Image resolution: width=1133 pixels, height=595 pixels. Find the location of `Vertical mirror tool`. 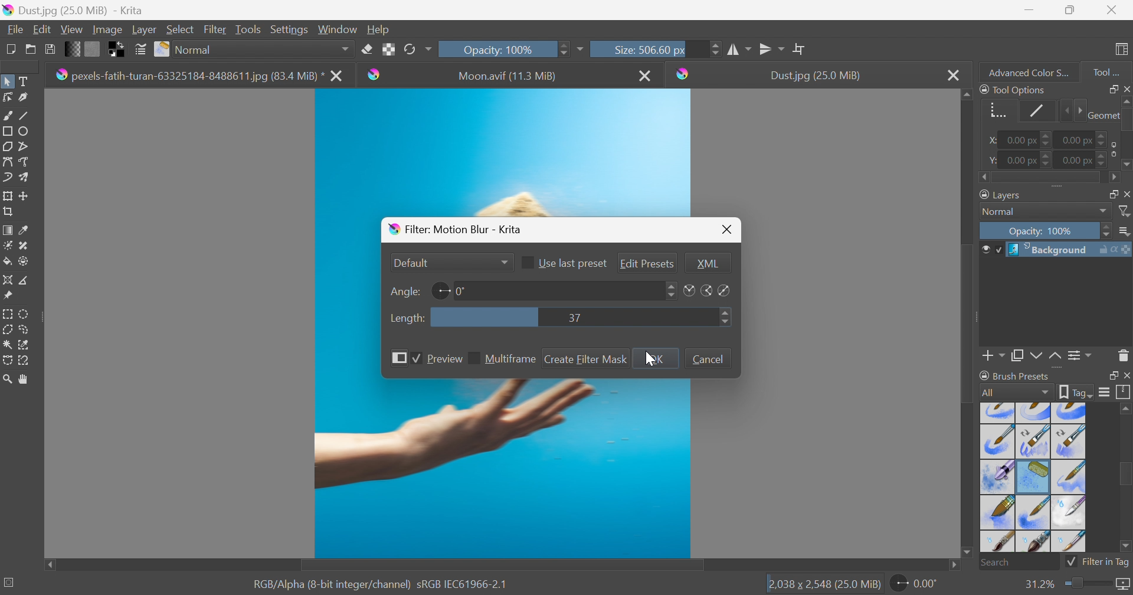

Vertical mirror tool is located at coordinates (740, 48).